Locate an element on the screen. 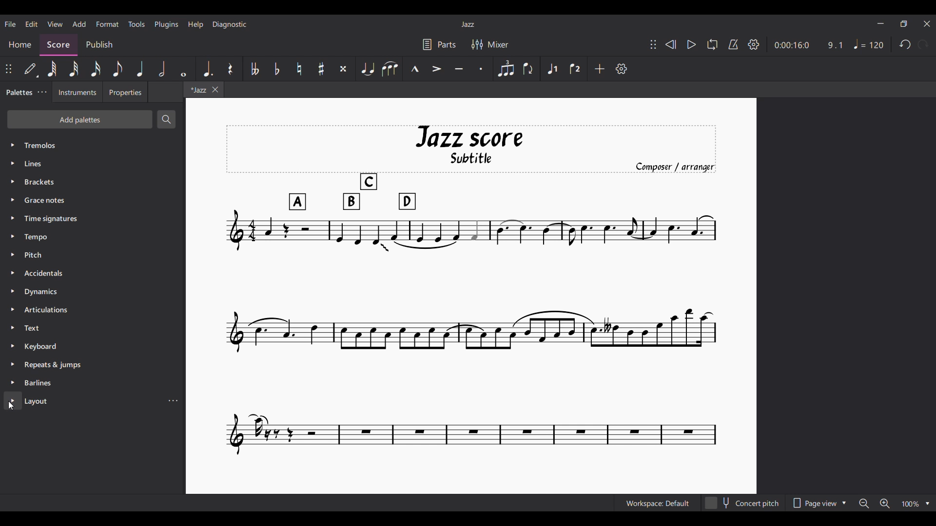 The image size is (936, 526). 16th note is located at coordinates (95, 69).